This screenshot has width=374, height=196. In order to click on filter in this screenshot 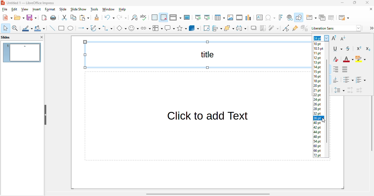, I will do `click(274, 28)`.